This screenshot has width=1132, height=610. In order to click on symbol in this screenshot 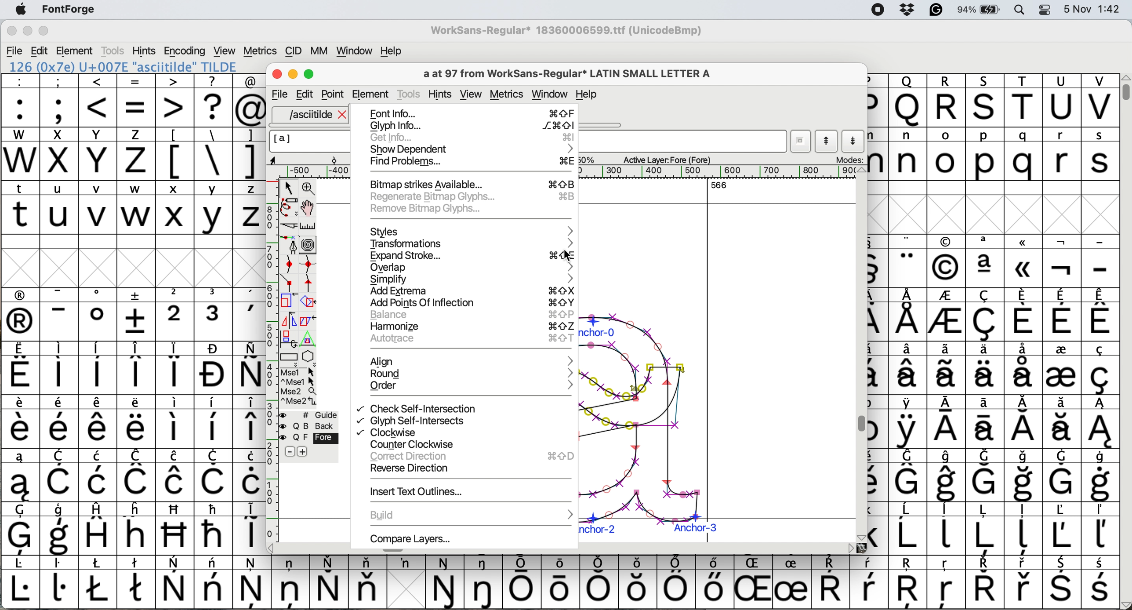, I will do `click(1101, 583)`.